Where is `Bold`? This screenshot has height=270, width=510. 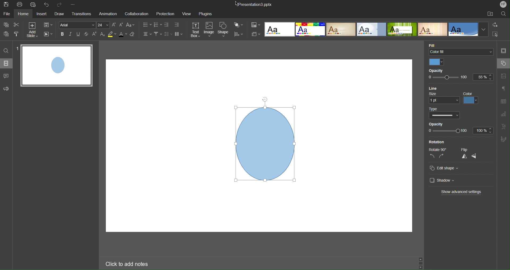
Bold is located at coordinates (62, 35).